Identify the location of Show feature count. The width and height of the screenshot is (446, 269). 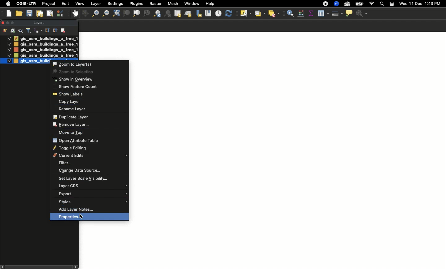
(90, 87).